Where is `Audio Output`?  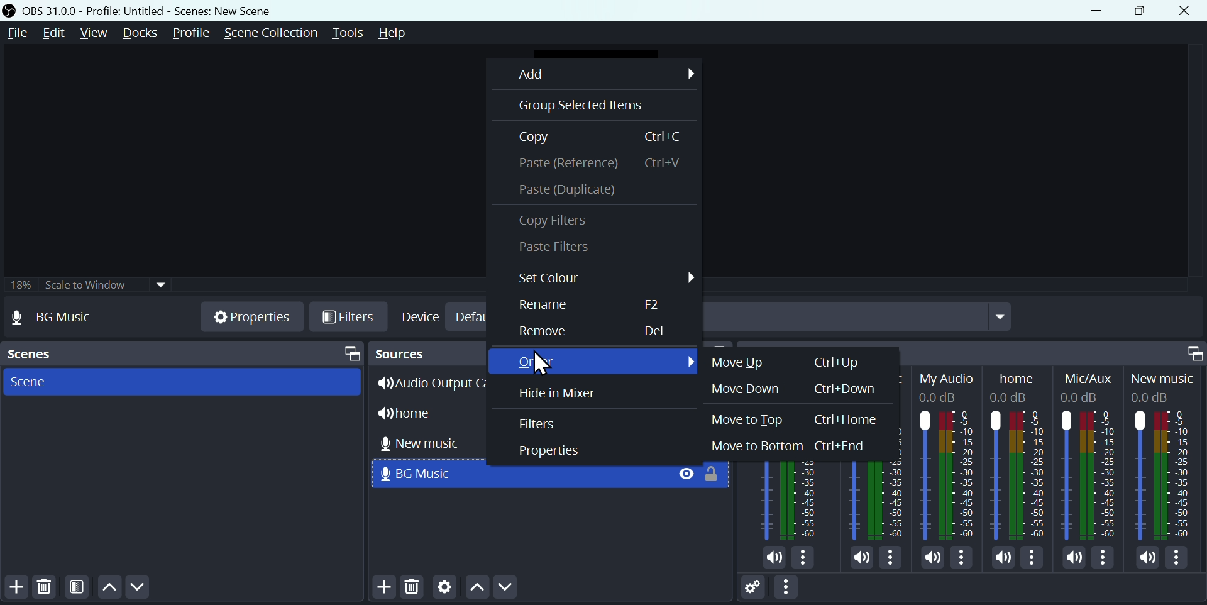
Audio Output is located at coordinates (791, 499).